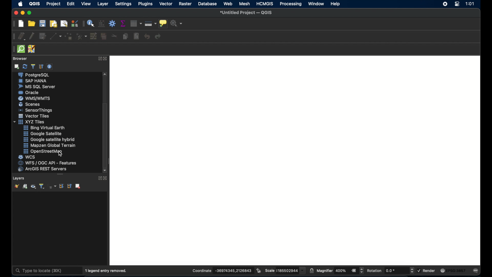  I want to click on toggle editing, so click(32, 36).